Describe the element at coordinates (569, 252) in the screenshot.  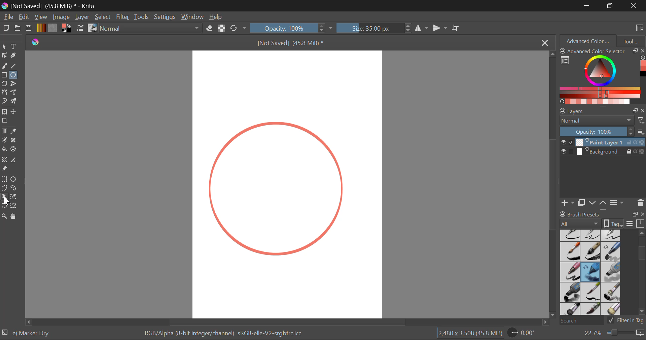
I see `Ink-7 Brush Rough` at that location.